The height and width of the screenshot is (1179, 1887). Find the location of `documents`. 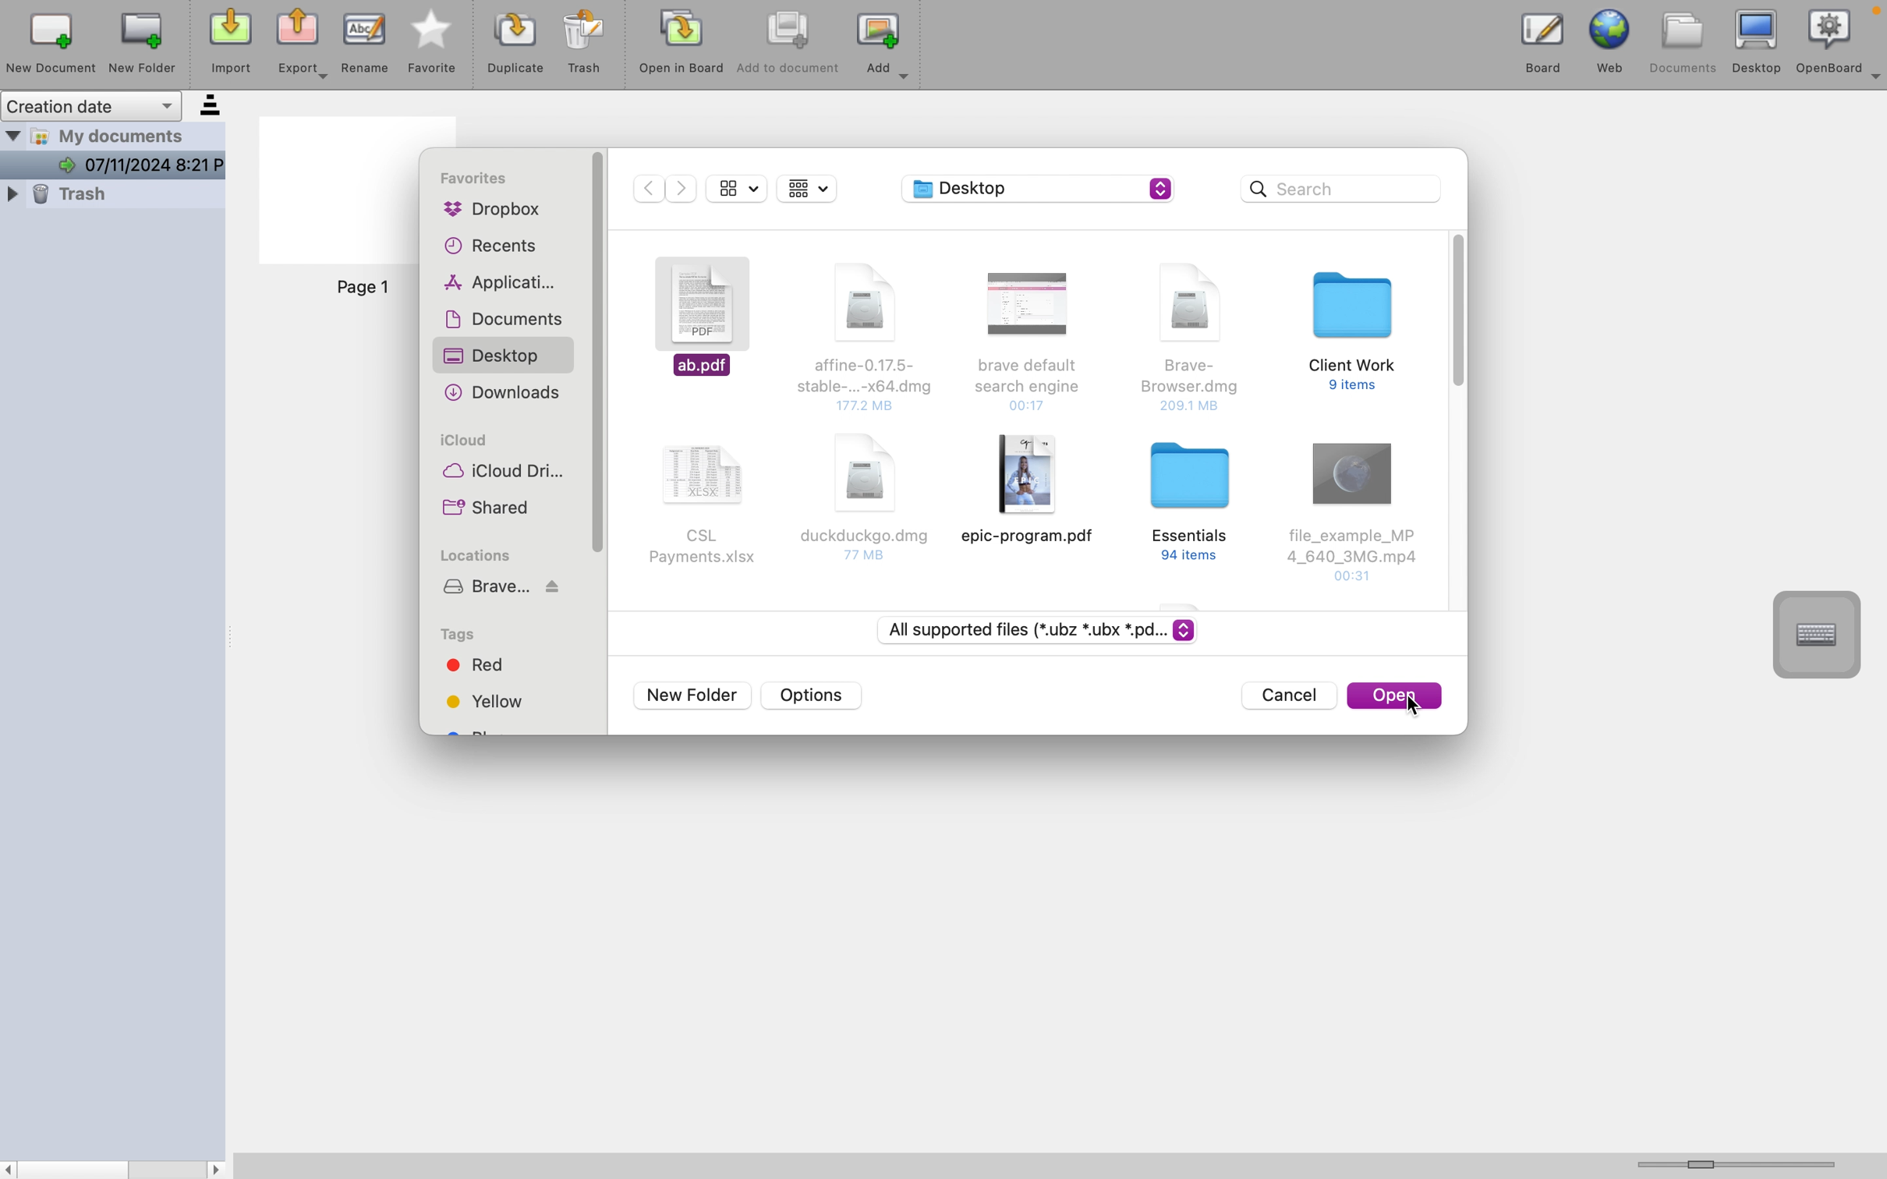

documents is located at coordinates (1685, 41).